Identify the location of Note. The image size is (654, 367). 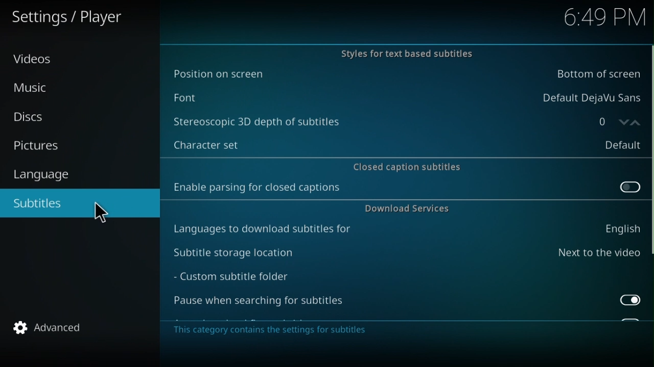
(282, 331).